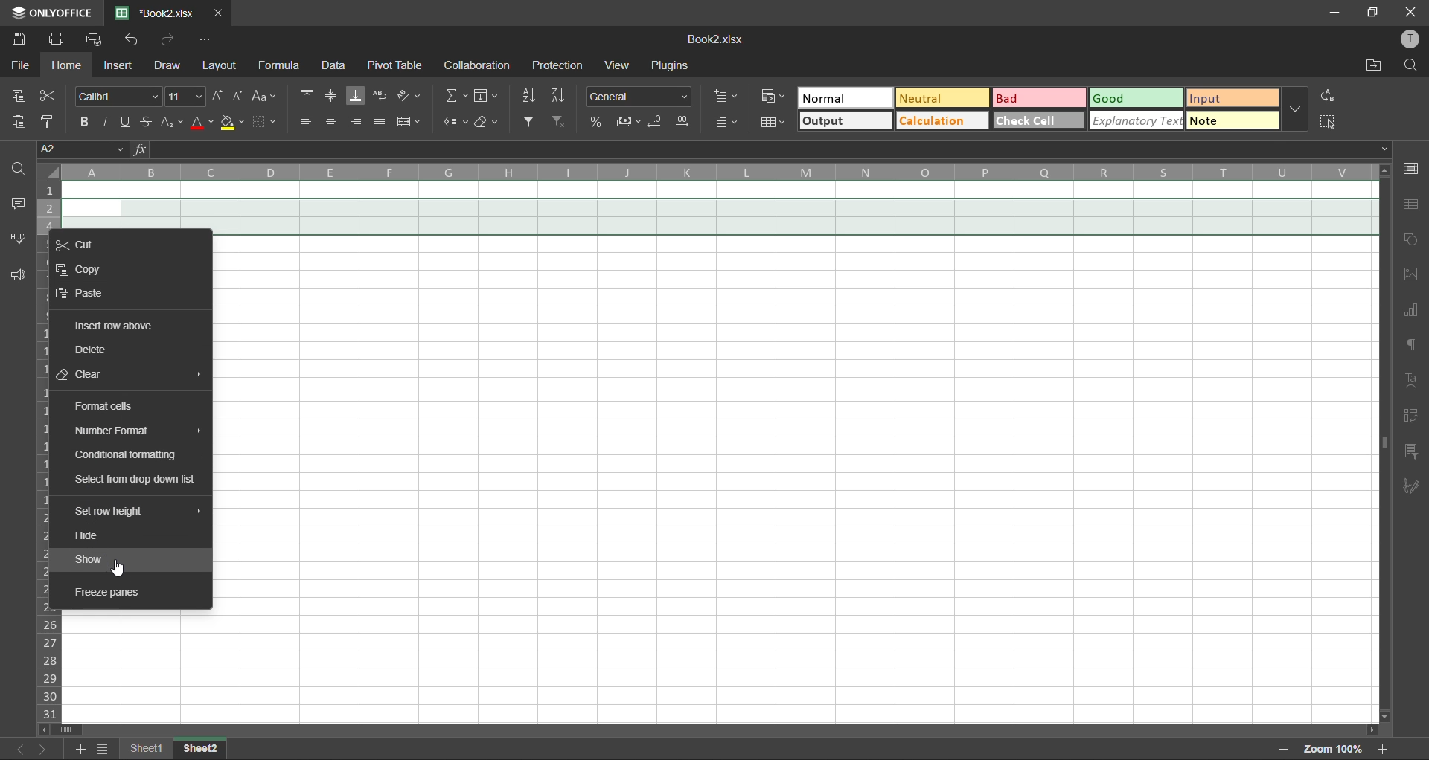 The height and width of the screenshot is (760, 1429). I want to click on layout, so click(217, 65).